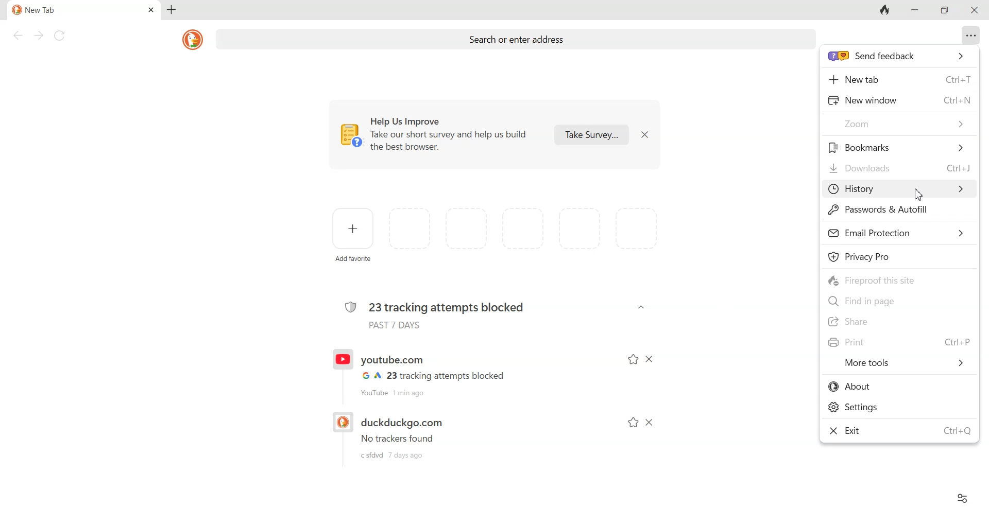 The width and height of the screenshot is (989, 525). Describe the element at coordinates (651, 360) in the screenshot. I see `Dismiss` at that location.